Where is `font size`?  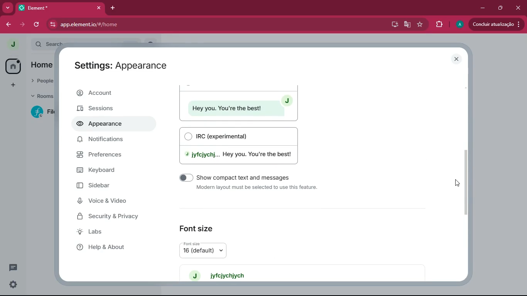
font size is located at coordinates (211, 250).